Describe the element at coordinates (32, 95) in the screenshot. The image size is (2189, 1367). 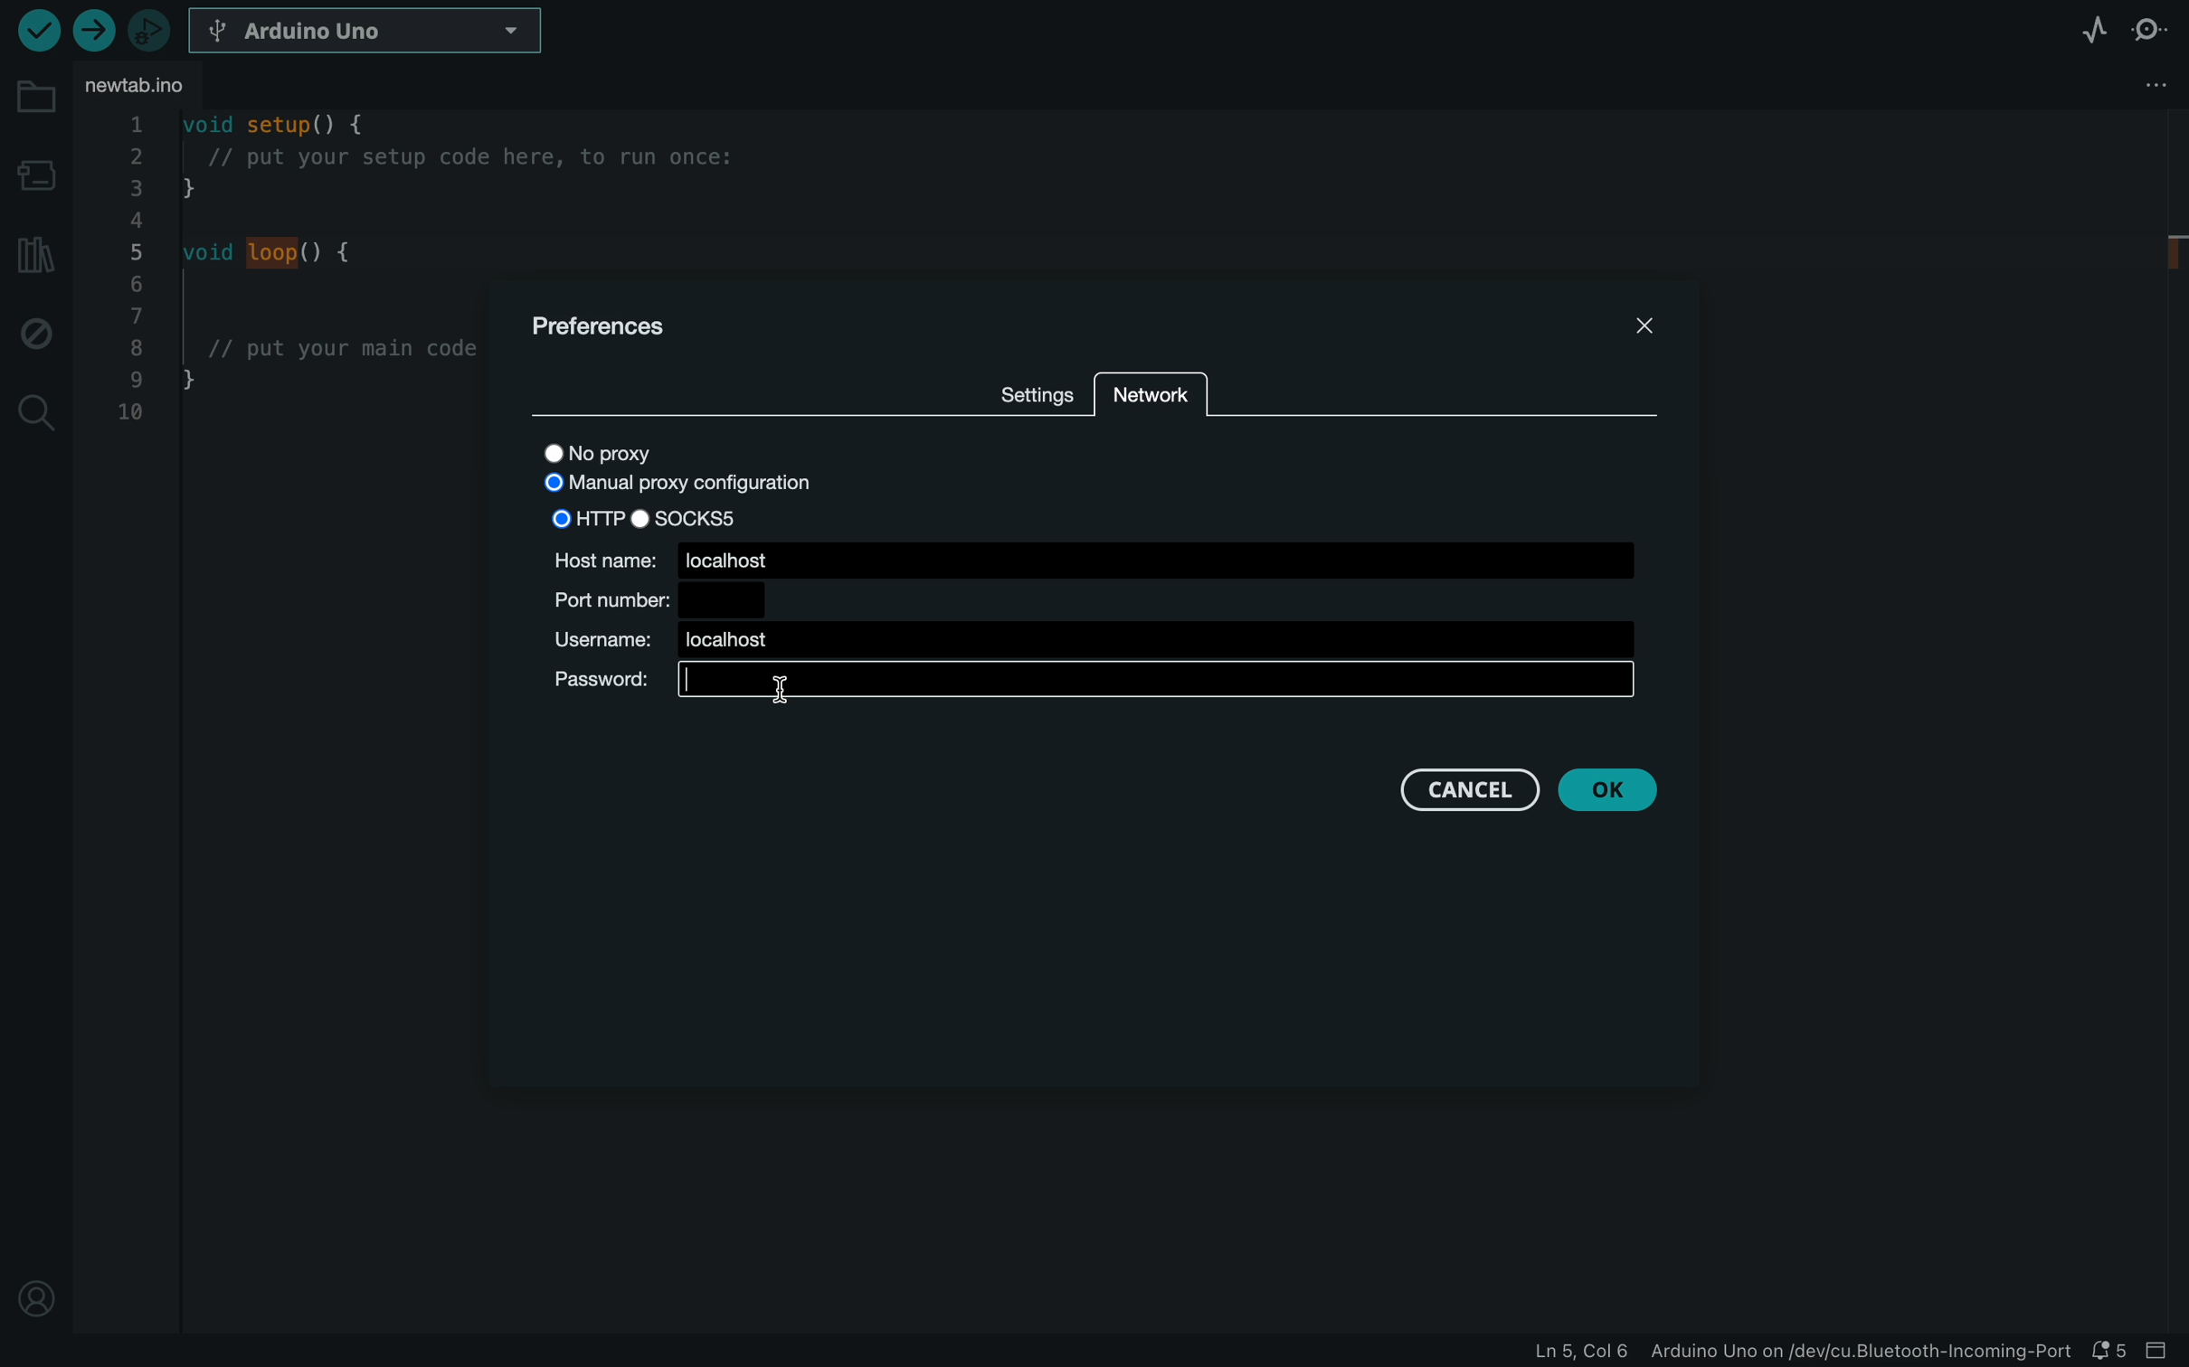
I see `folder` at that location.